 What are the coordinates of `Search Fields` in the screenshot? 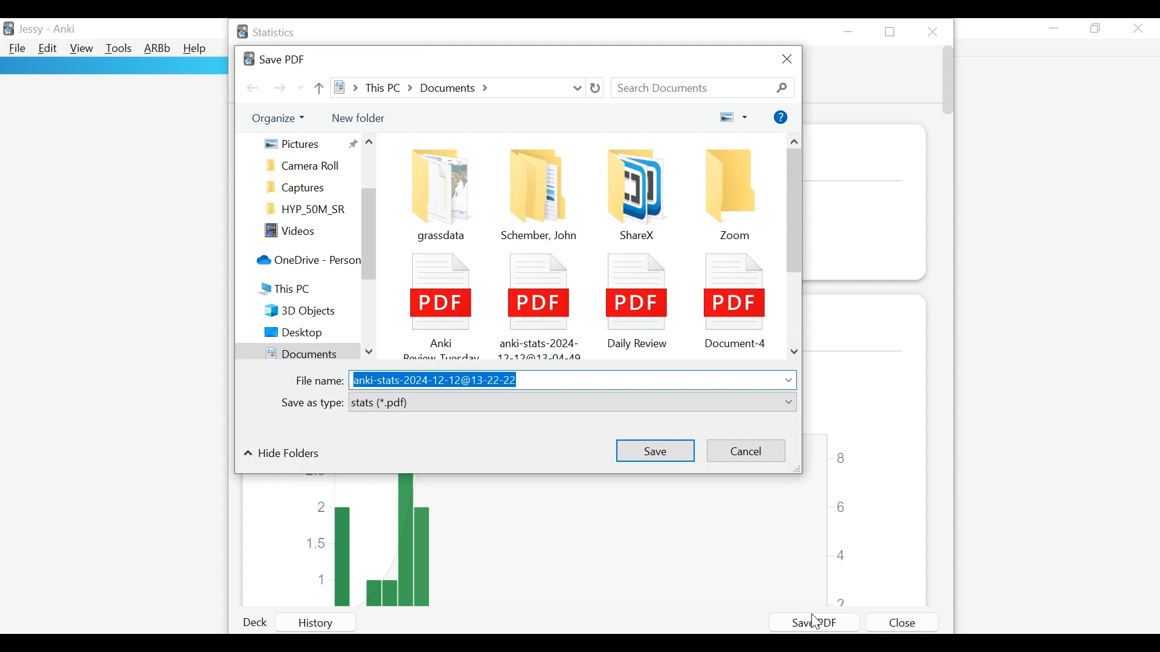 It's located at (704, 88).